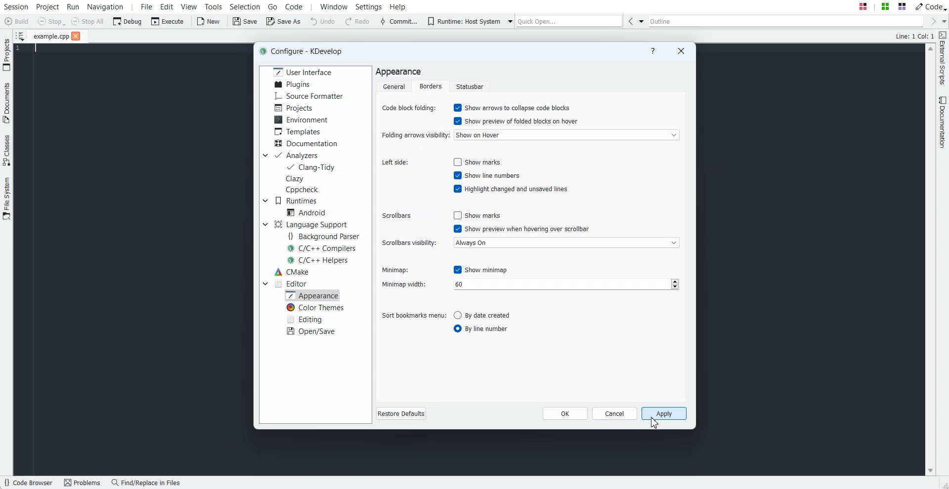 The width and height of the screenshot is (949, 489). Describe the element at coordinates (943, 122) in the screenshot. I see `Documentation` at that location.